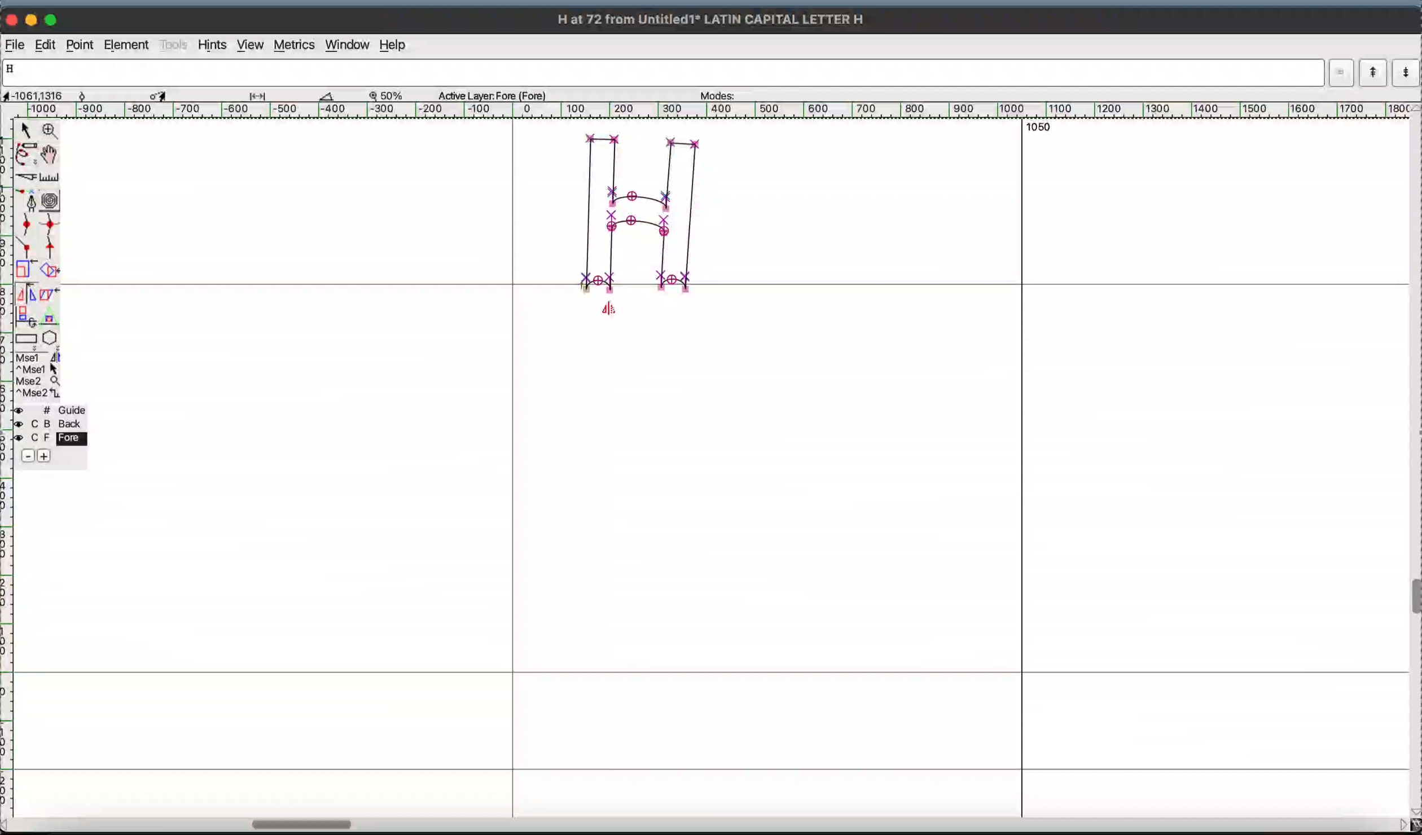 This screenshot has width=1422, height=835. What do you see at coordinates (396, 43) in the screenshot?
I see `help` at bounding box center [396, 43].